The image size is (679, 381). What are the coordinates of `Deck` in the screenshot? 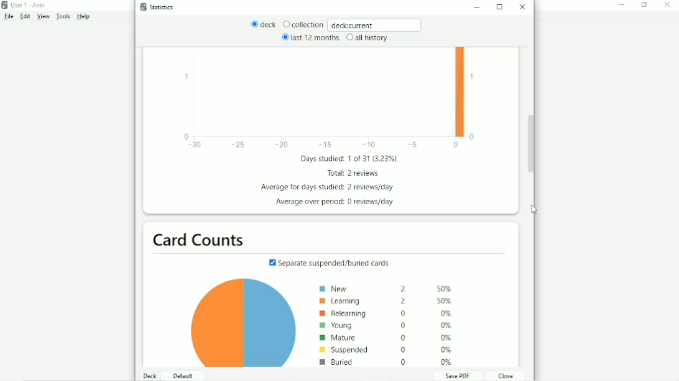 It's located at (150, 375).